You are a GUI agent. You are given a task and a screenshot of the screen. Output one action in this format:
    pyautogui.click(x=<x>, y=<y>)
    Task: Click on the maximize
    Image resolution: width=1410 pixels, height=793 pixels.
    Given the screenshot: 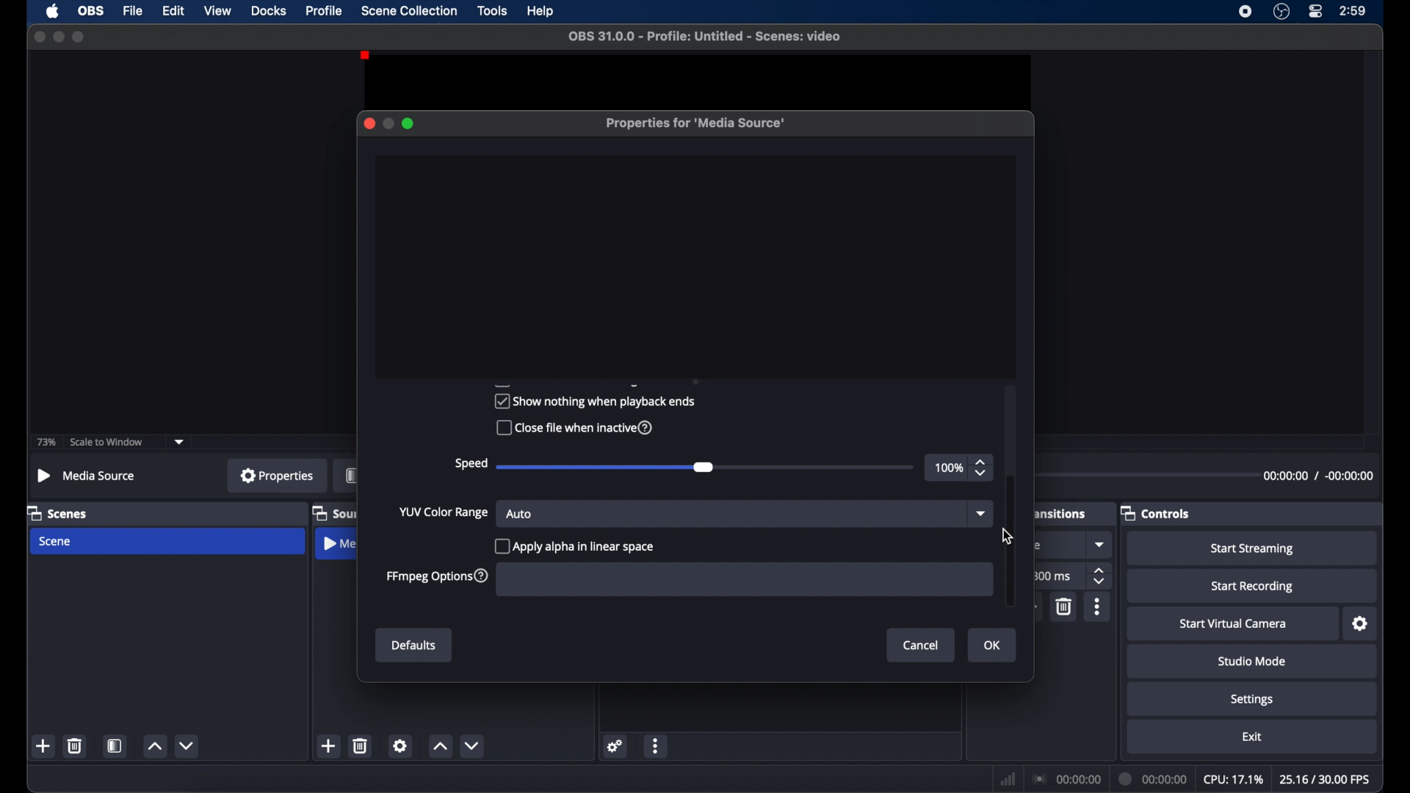 What is the action you would take?
    pyautogui.click(x=79, y=37)
    